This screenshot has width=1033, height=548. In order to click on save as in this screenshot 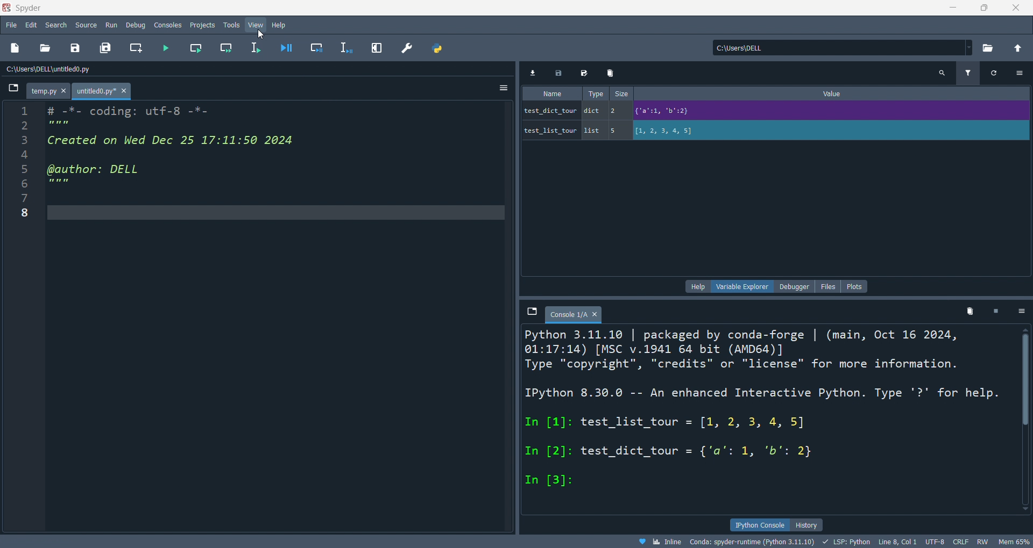, I will do `click(586, 72)`.